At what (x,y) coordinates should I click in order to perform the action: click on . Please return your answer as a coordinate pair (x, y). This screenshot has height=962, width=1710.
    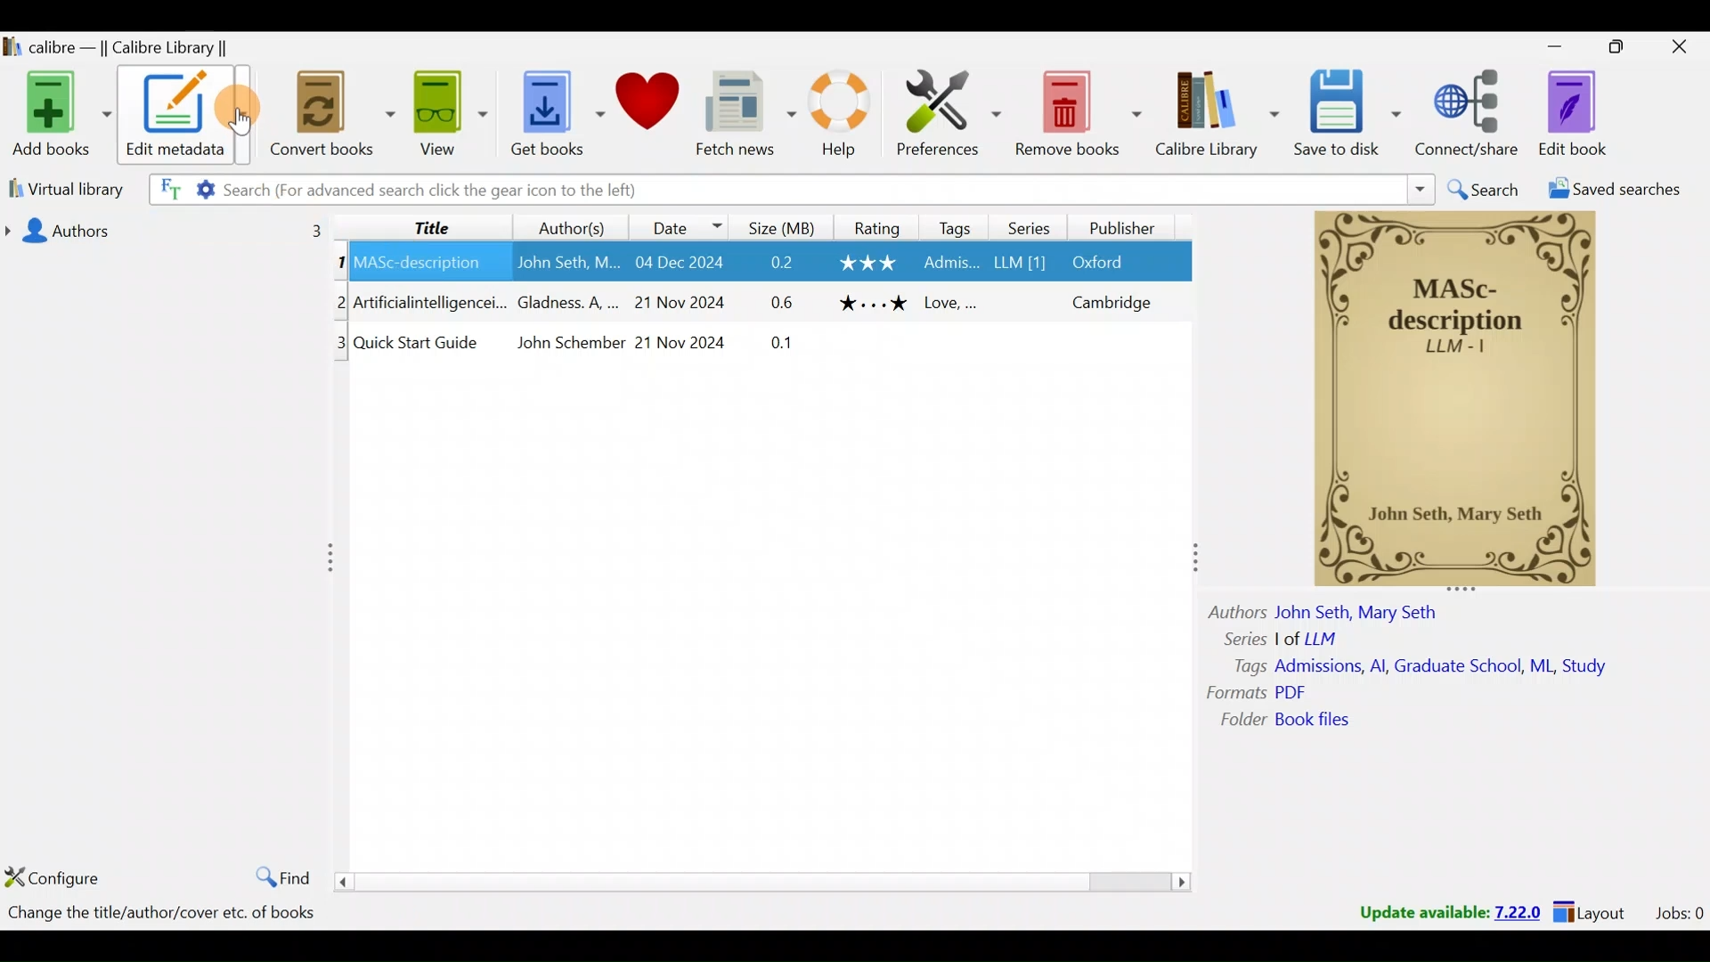
    Looking at the image, I should click on (427, 263).